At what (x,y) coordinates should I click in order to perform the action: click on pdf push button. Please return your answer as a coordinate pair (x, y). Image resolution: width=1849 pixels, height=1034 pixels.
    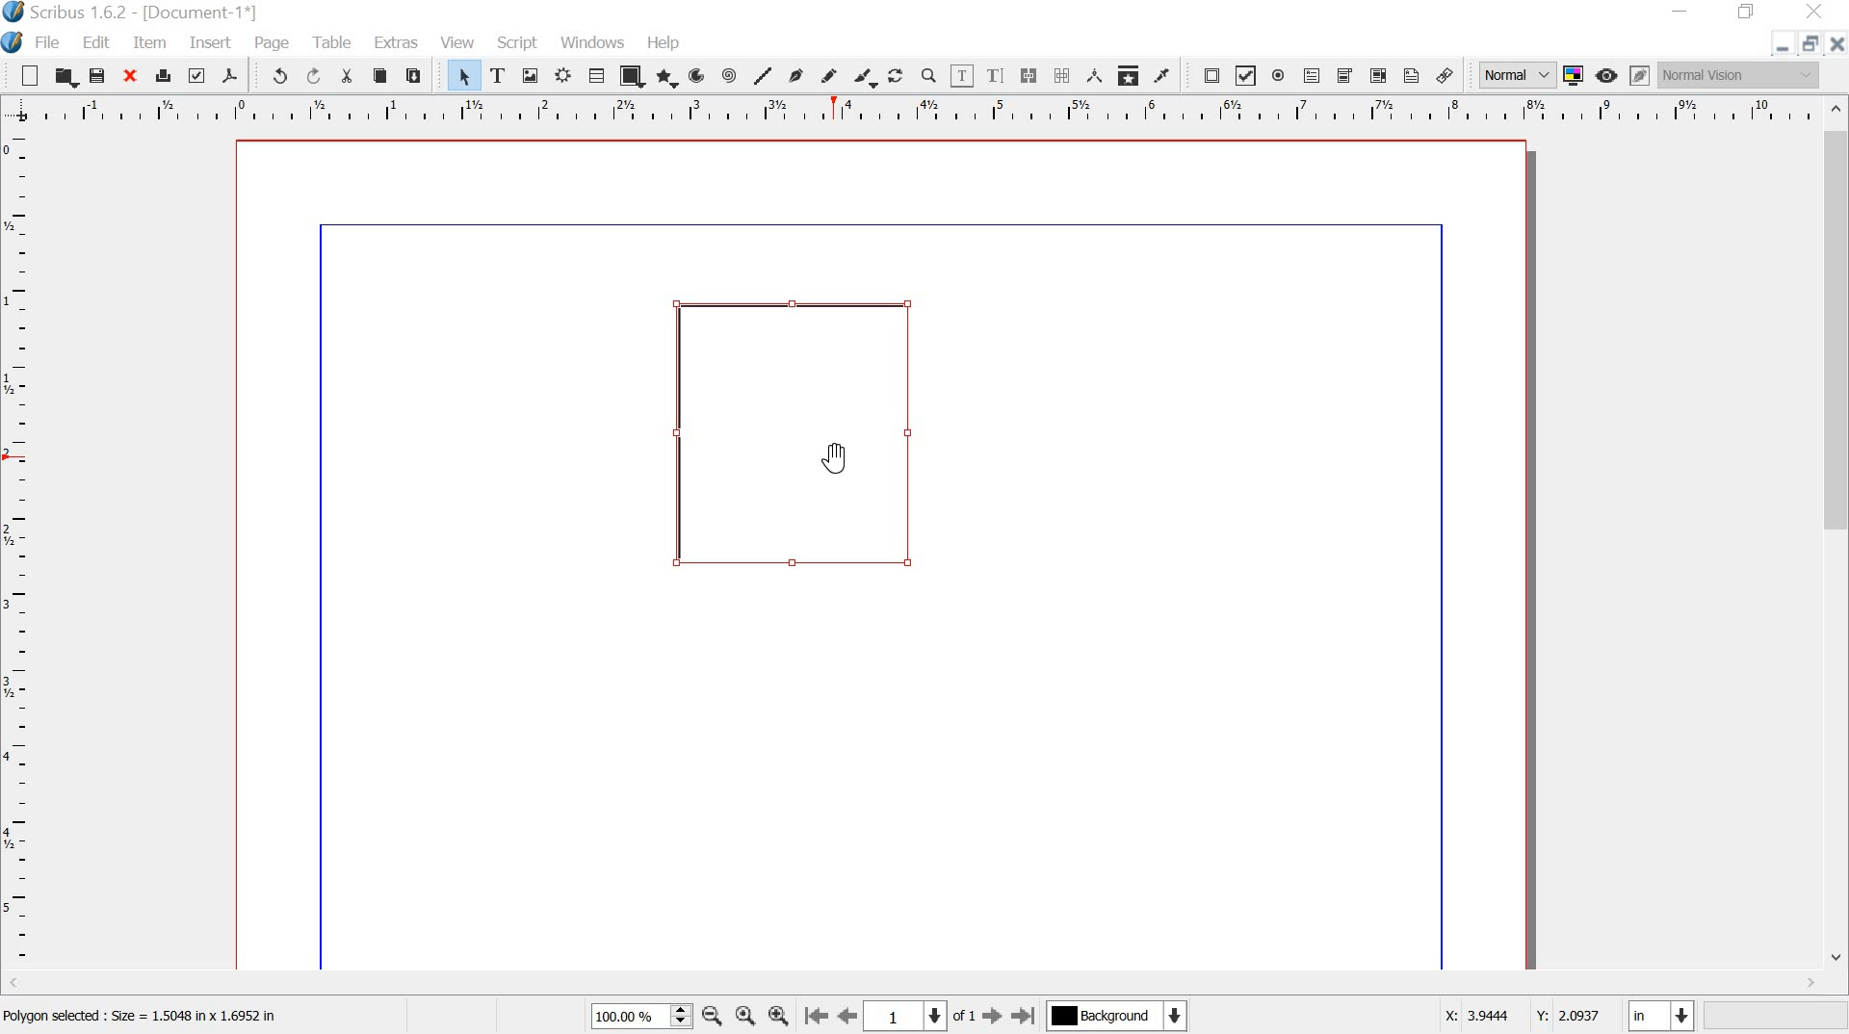
    Looking at the image, I should click on (1206, 77).